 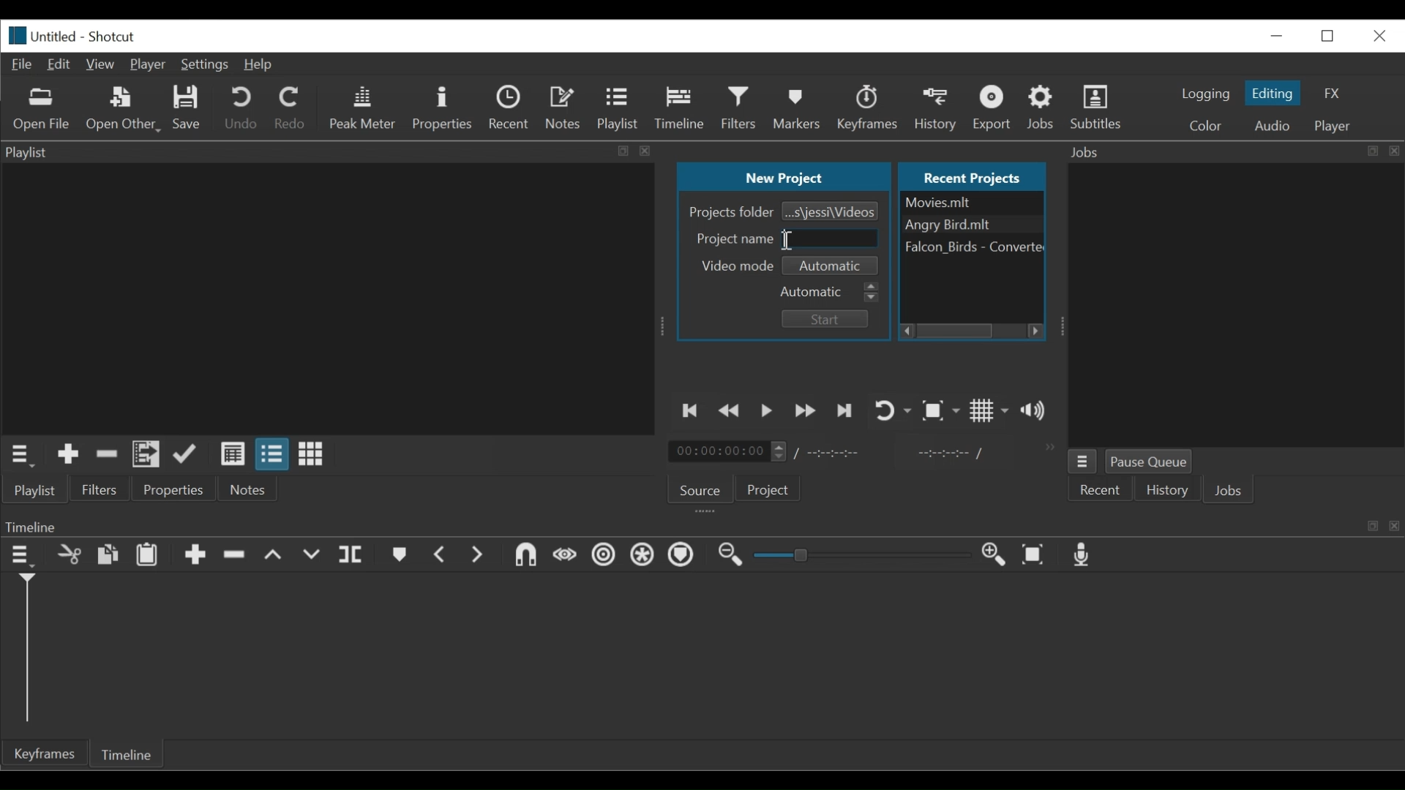 I want to click on Play forward quickly, so click(x=806, y=412).